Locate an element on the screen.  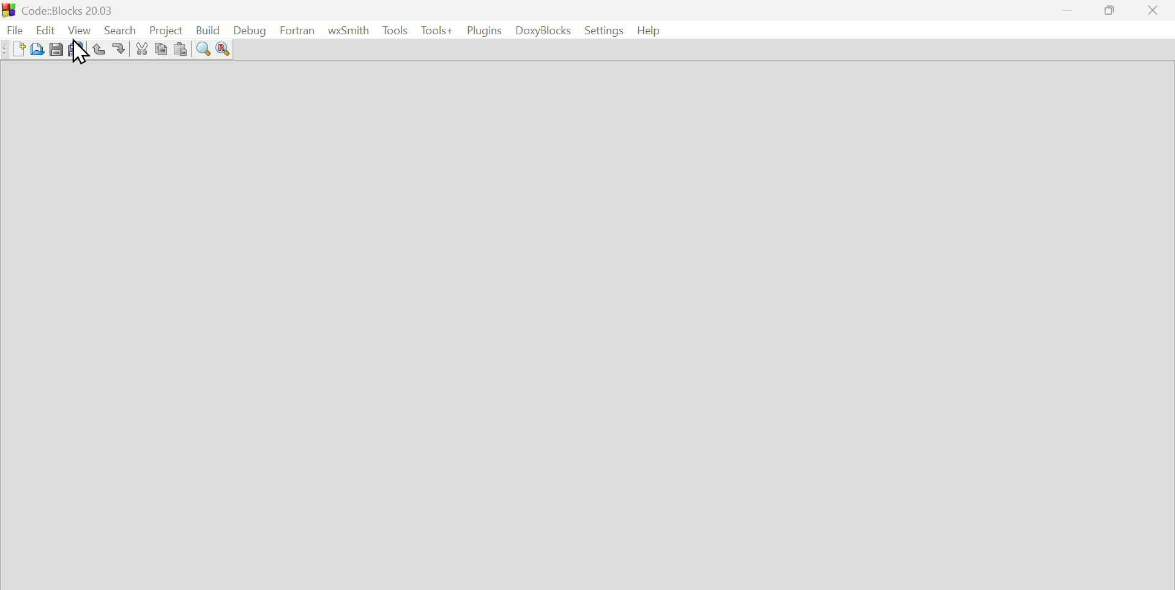
Close is located at coordinates (1153, 12).